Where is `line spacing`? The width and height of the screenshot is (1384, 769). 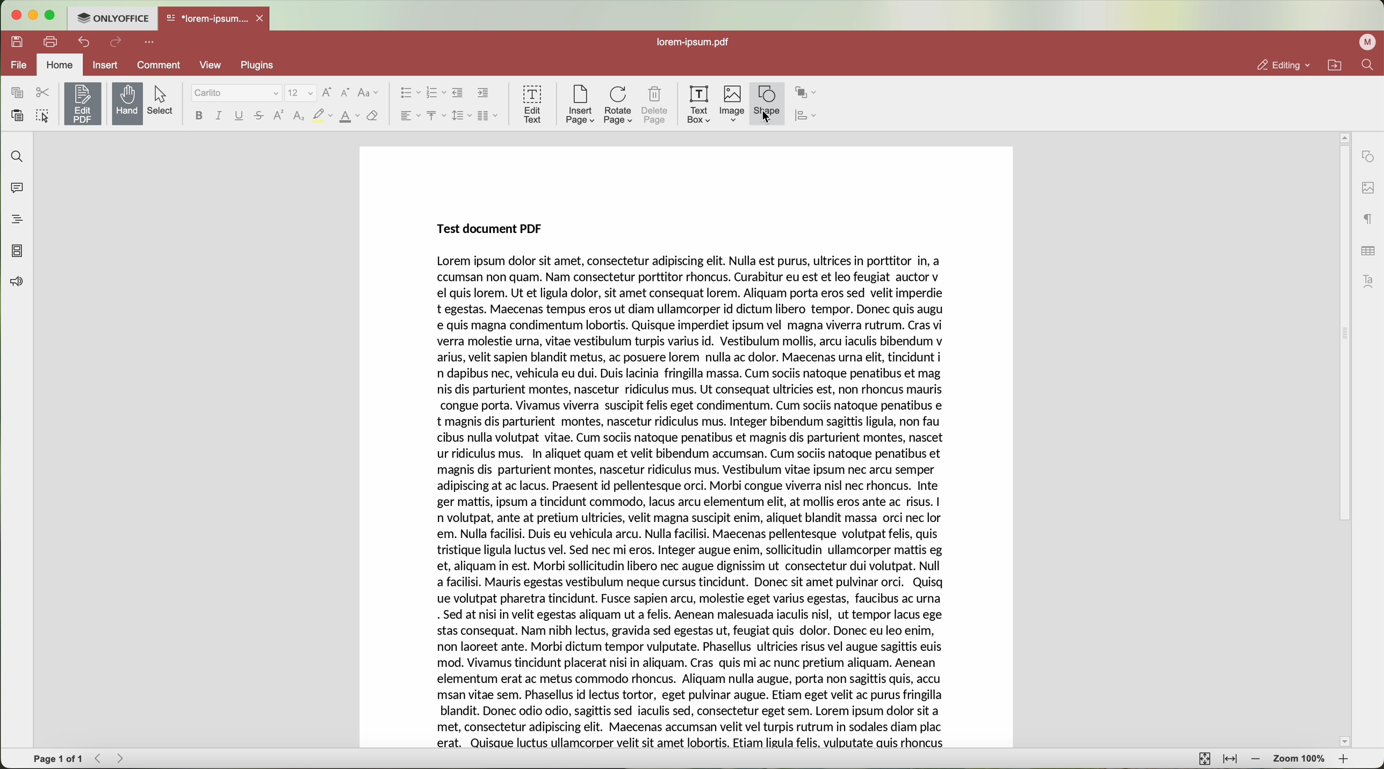 line spacing is located at coordinates (460, 115).